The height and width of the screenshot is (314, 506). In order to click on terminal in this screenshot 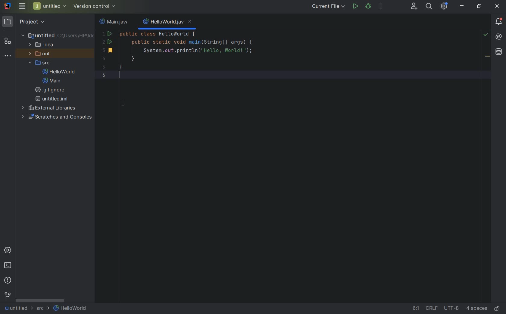, I will do `click(8, 266)`.